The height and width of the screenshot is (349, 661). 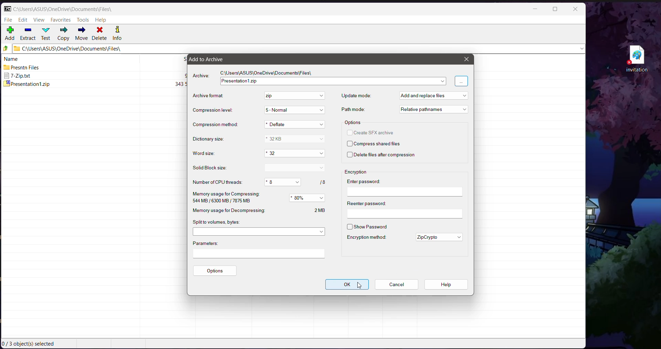 I want to click on Add to Archive, so click(x=211, y=59).